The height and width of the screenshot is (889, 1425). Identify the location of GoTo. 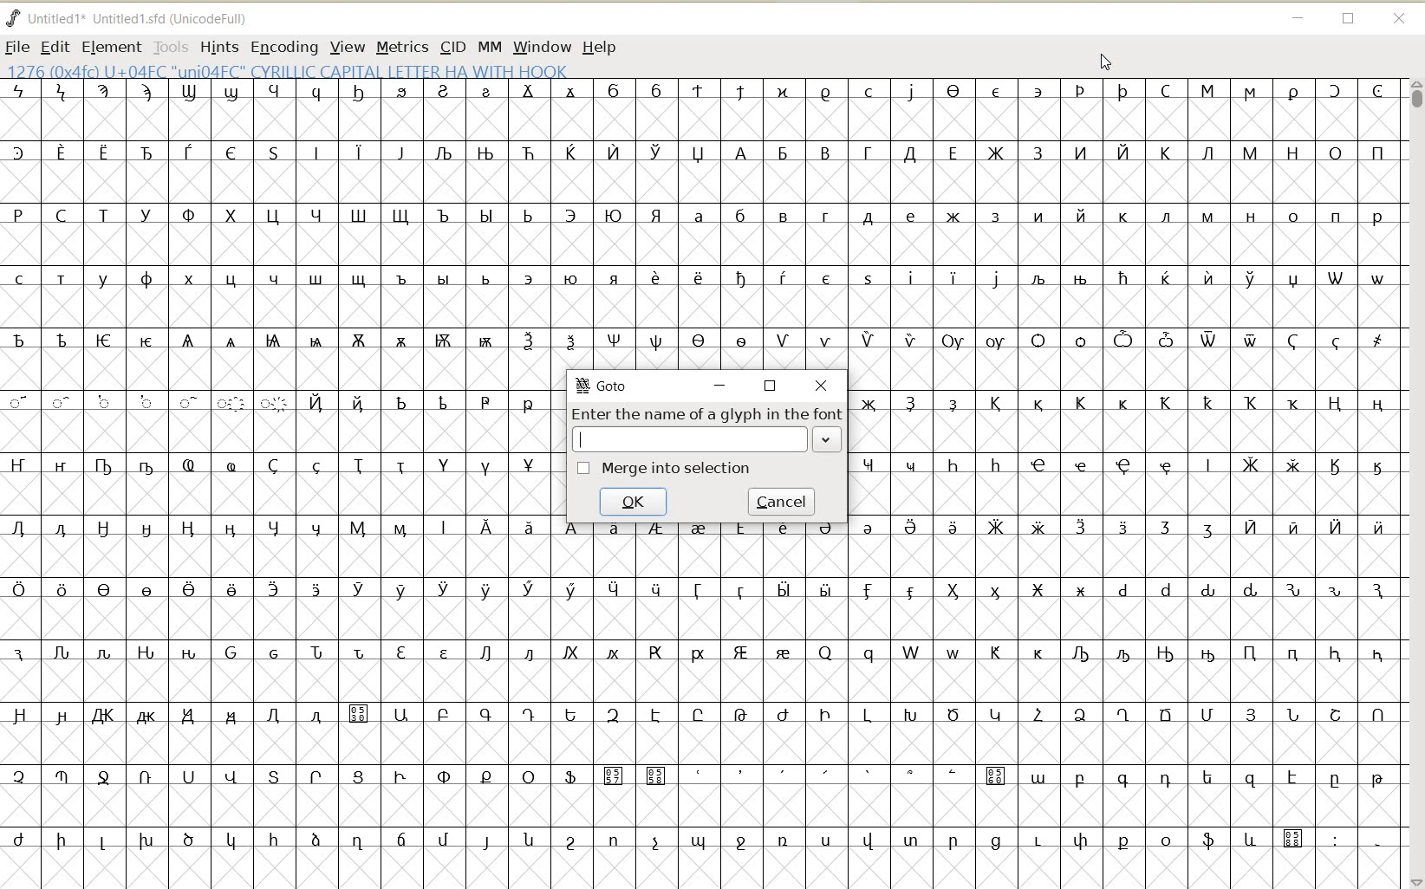
(604, 386).